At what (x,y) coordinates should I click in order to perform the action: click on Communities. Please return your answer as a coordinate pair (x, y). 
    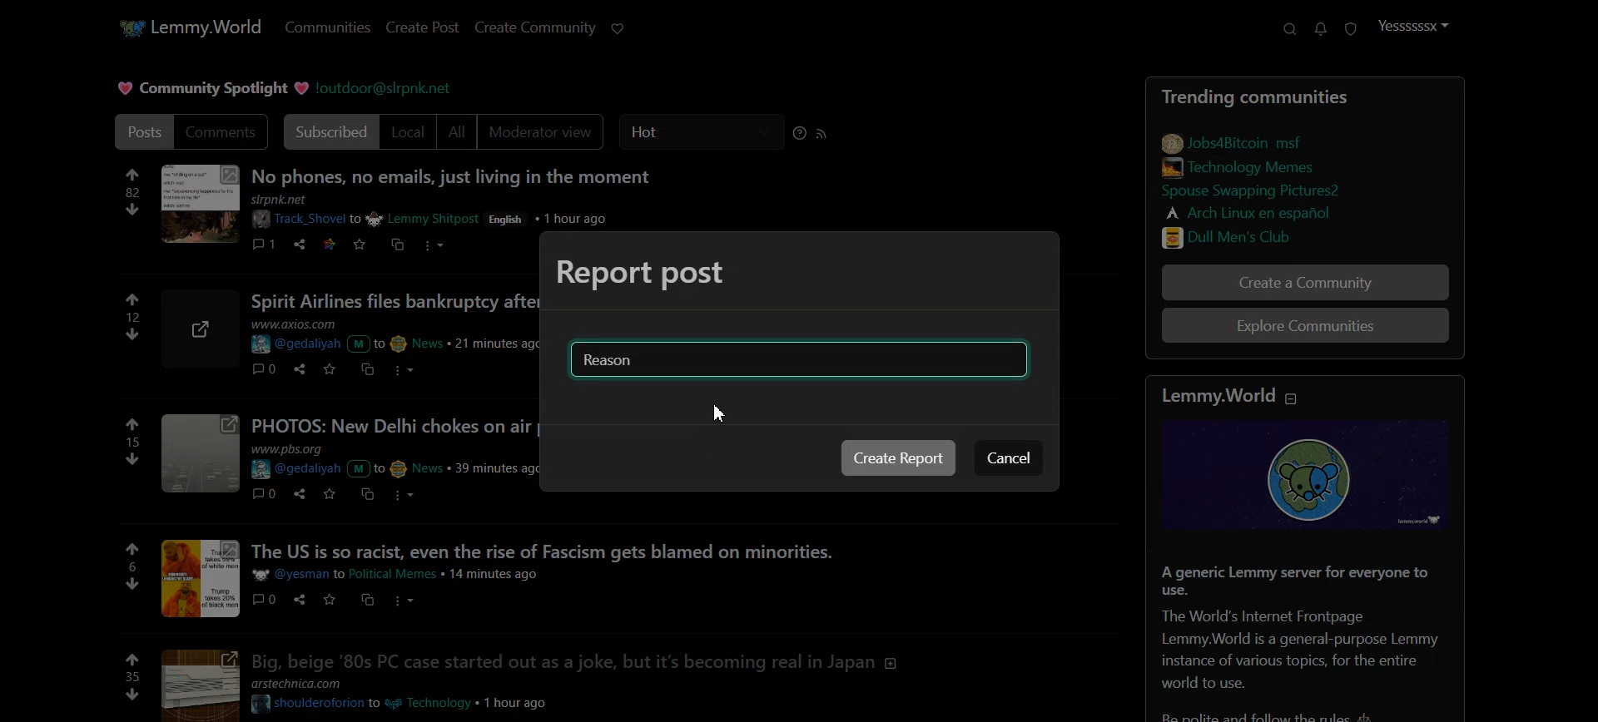
    Looking at the image, I should click on (327, 28).